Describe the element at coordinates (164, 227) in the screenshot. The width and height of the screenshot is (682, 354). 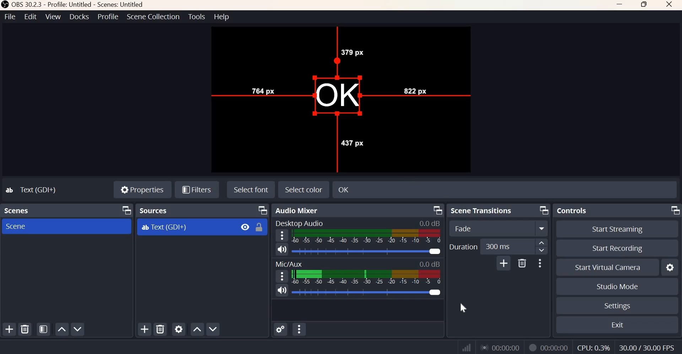
I see `Text (GDI+)` at that location.